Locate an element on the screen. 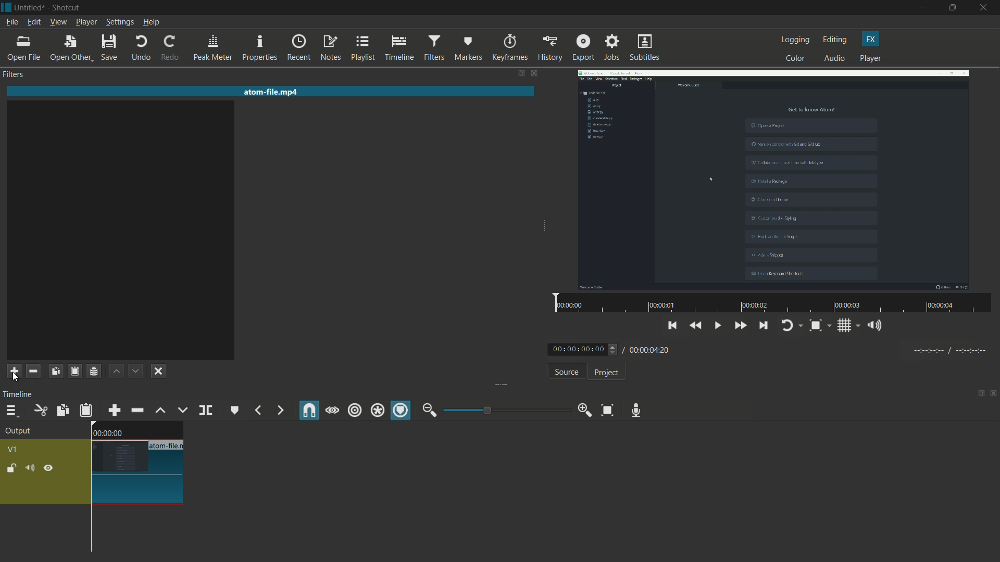 Image resolution: width=1000 pixels, height=562 pixels. skip to the previous point is located at coordinates (672, 324).